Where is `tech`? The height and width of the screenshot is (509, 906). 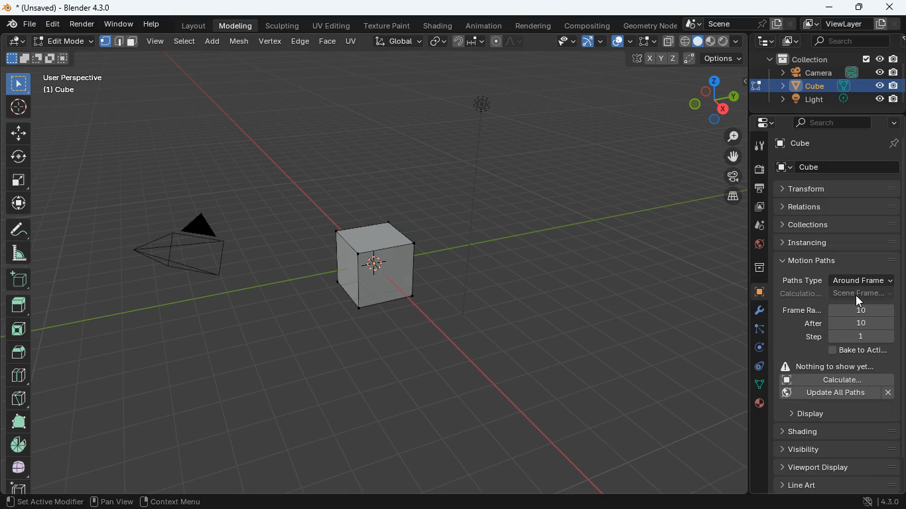 tech is located at coordinates (765, 42).